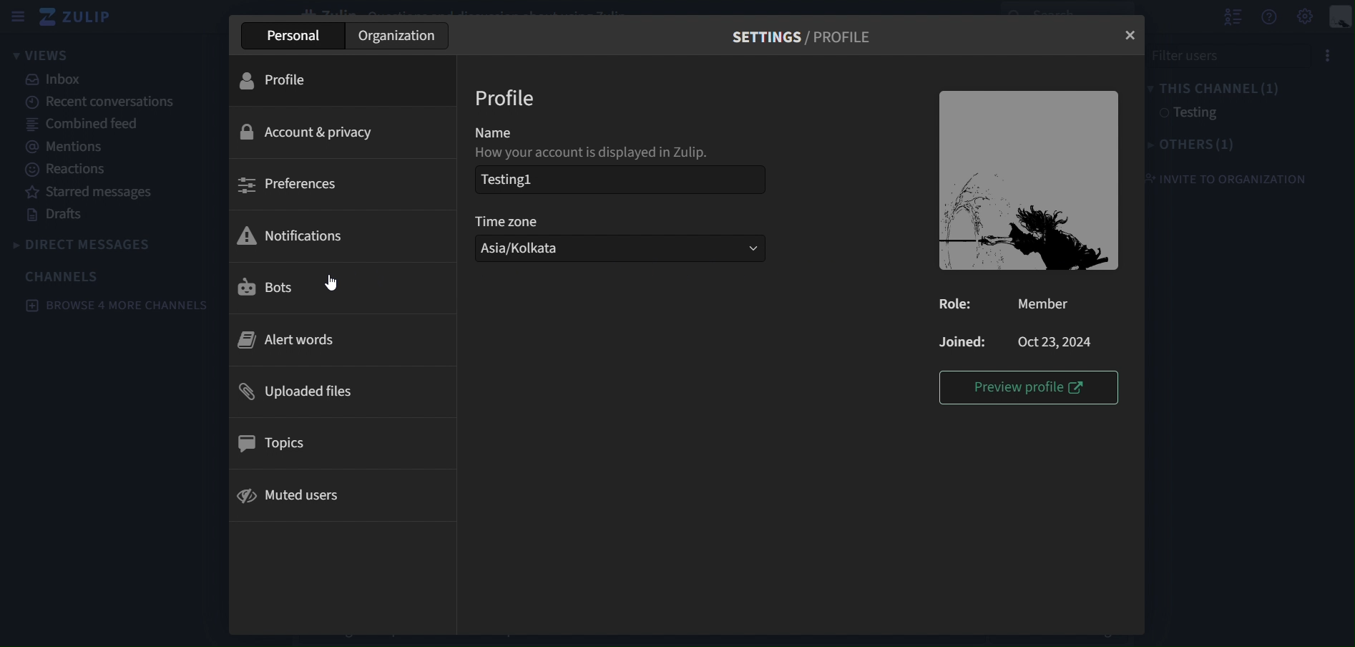  Describe the element at coordinates (84, 243) in the screenshot. I see `direct messages` at that location.